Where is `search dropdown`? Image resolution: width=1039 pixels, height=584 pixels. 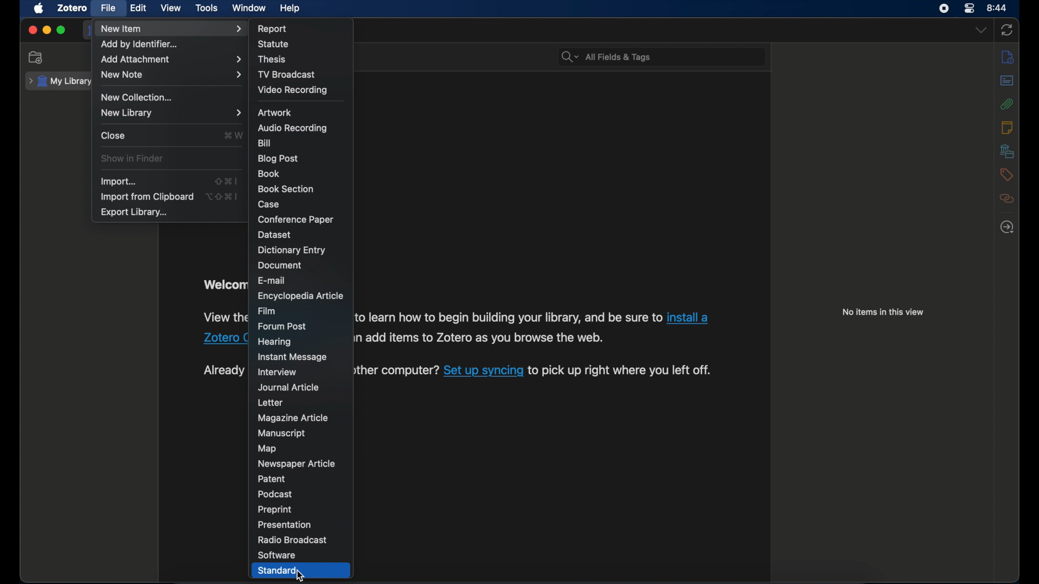 search dropdown is located at coordinates (569, 57).